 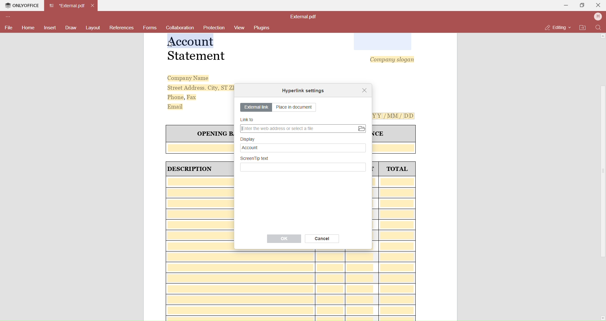 What do you see at coordinates (201, 88) in the screenshot?
I see `Street Address. City, ST ZI` at bounding box center [201, 88].